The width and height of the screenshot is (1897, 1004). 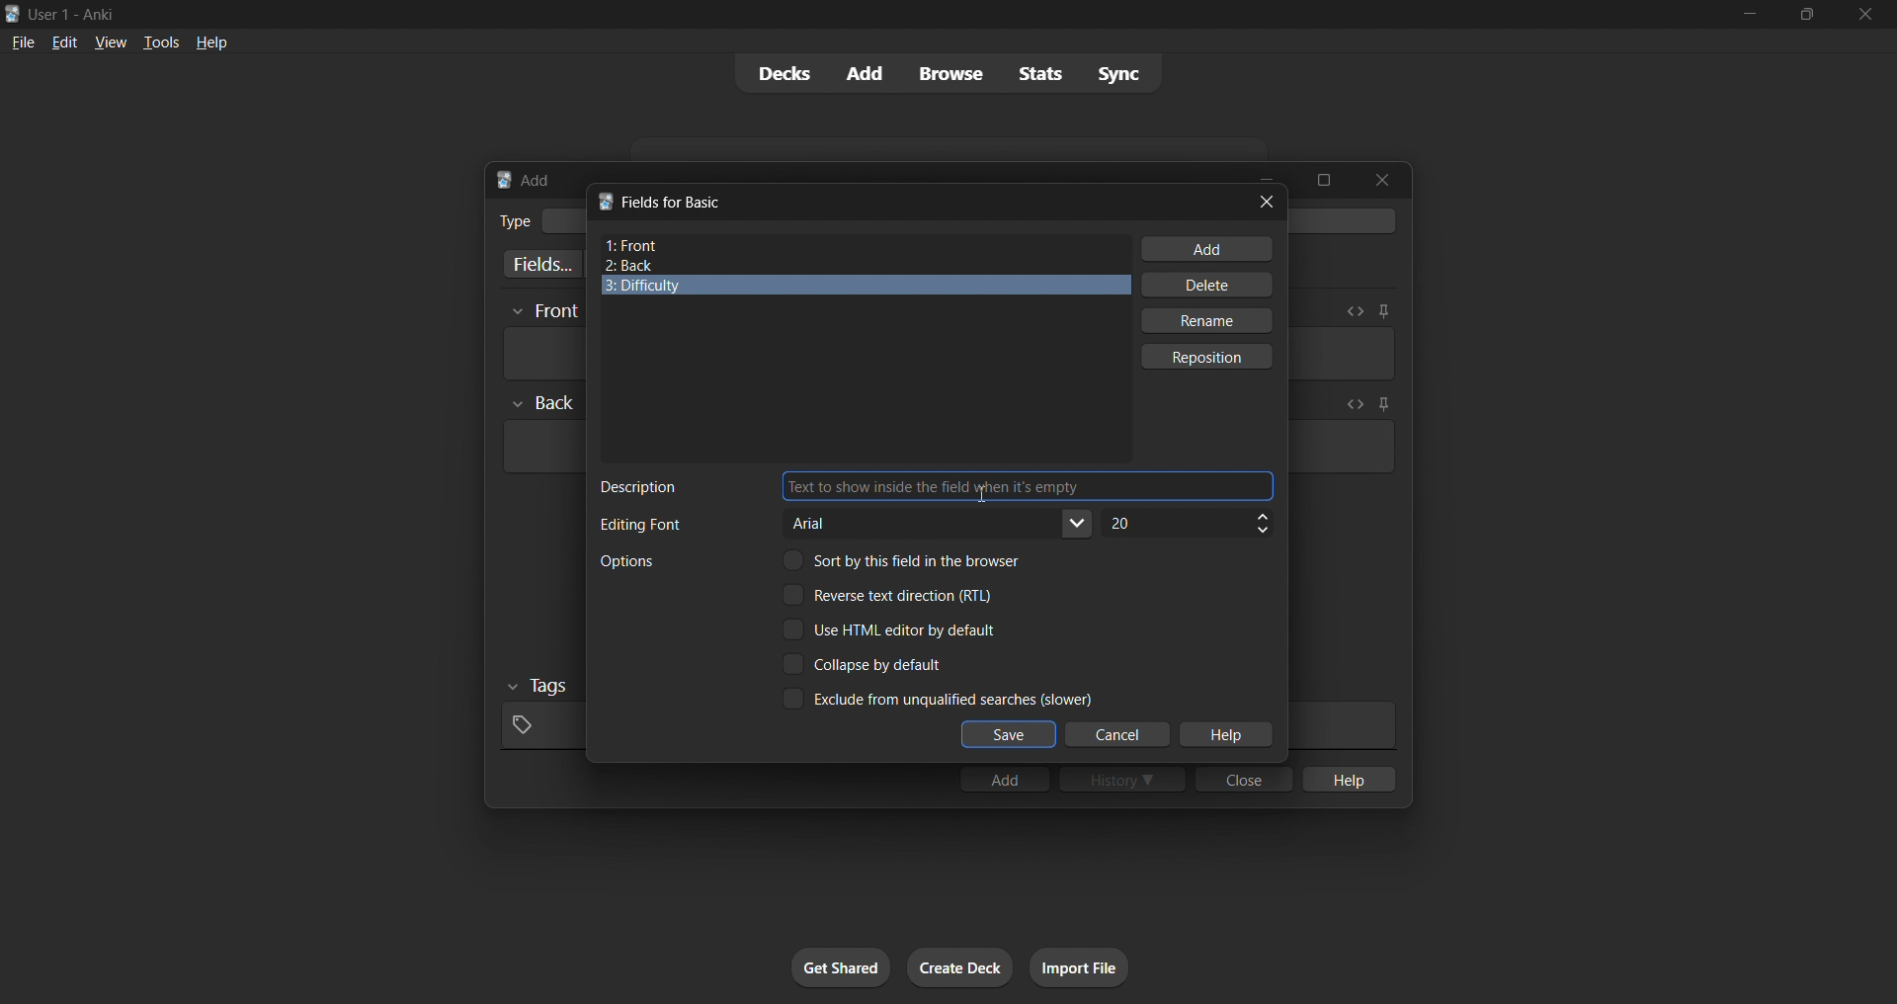 What do you see at coordinates (211, 42) in the screenshot?
I see `help` at bounding box center [211, 42].